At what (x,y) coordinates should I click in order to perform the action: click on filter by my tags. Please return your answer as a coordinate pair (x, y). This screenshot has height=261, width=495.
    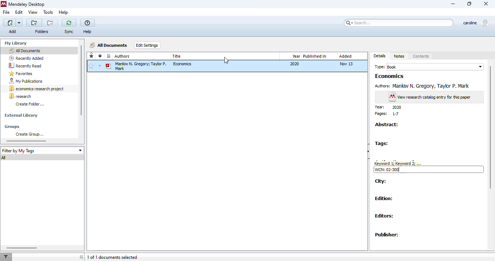
    Looking at the image, I should click on (42, 151).